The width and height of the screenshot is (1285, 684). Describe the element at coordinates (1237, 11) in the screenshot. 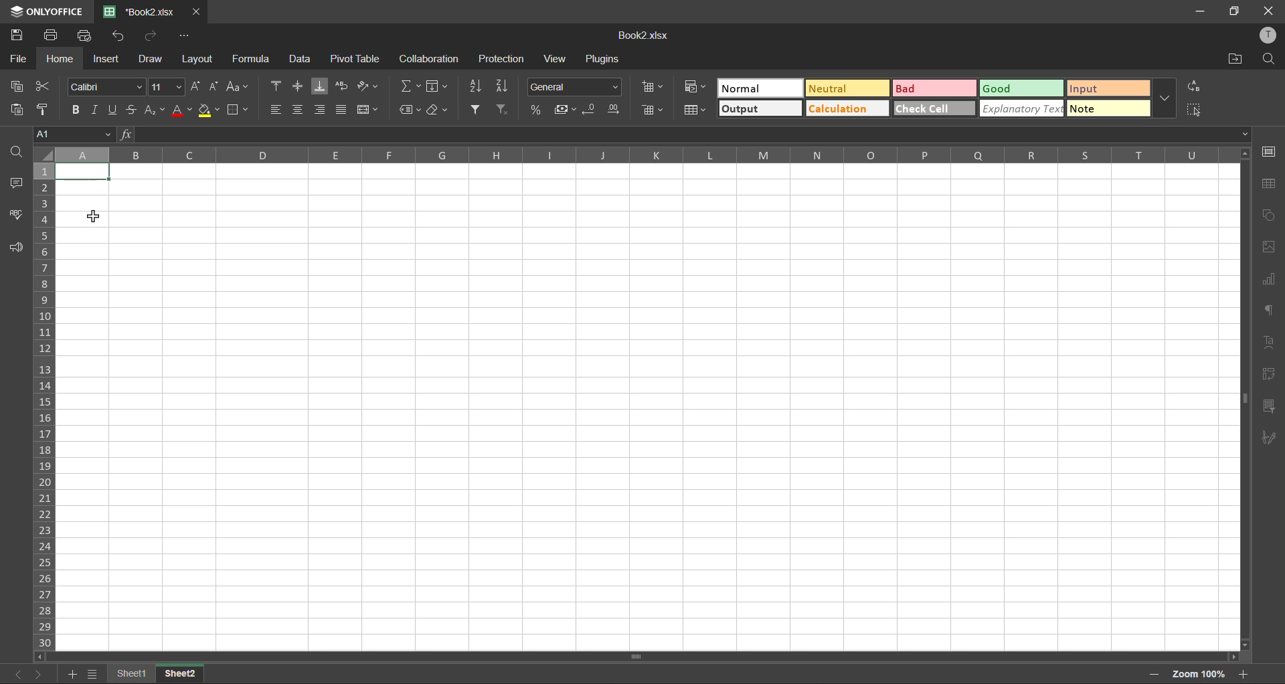

I see `maximize` at that location.